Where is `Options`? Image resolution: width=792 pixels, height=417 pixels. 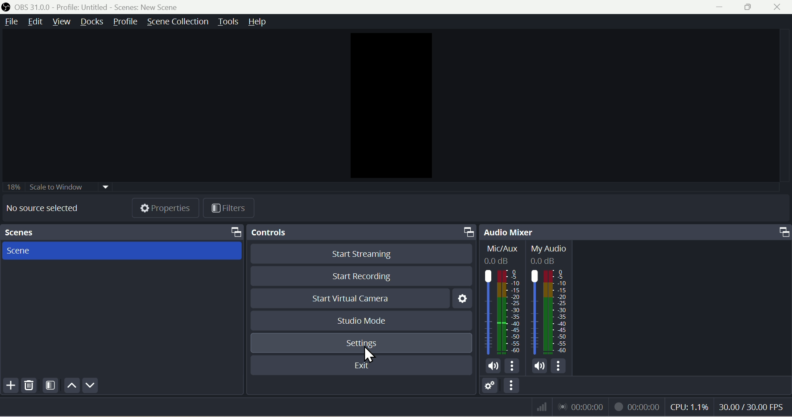
Options is located at coordinates (513, 366).